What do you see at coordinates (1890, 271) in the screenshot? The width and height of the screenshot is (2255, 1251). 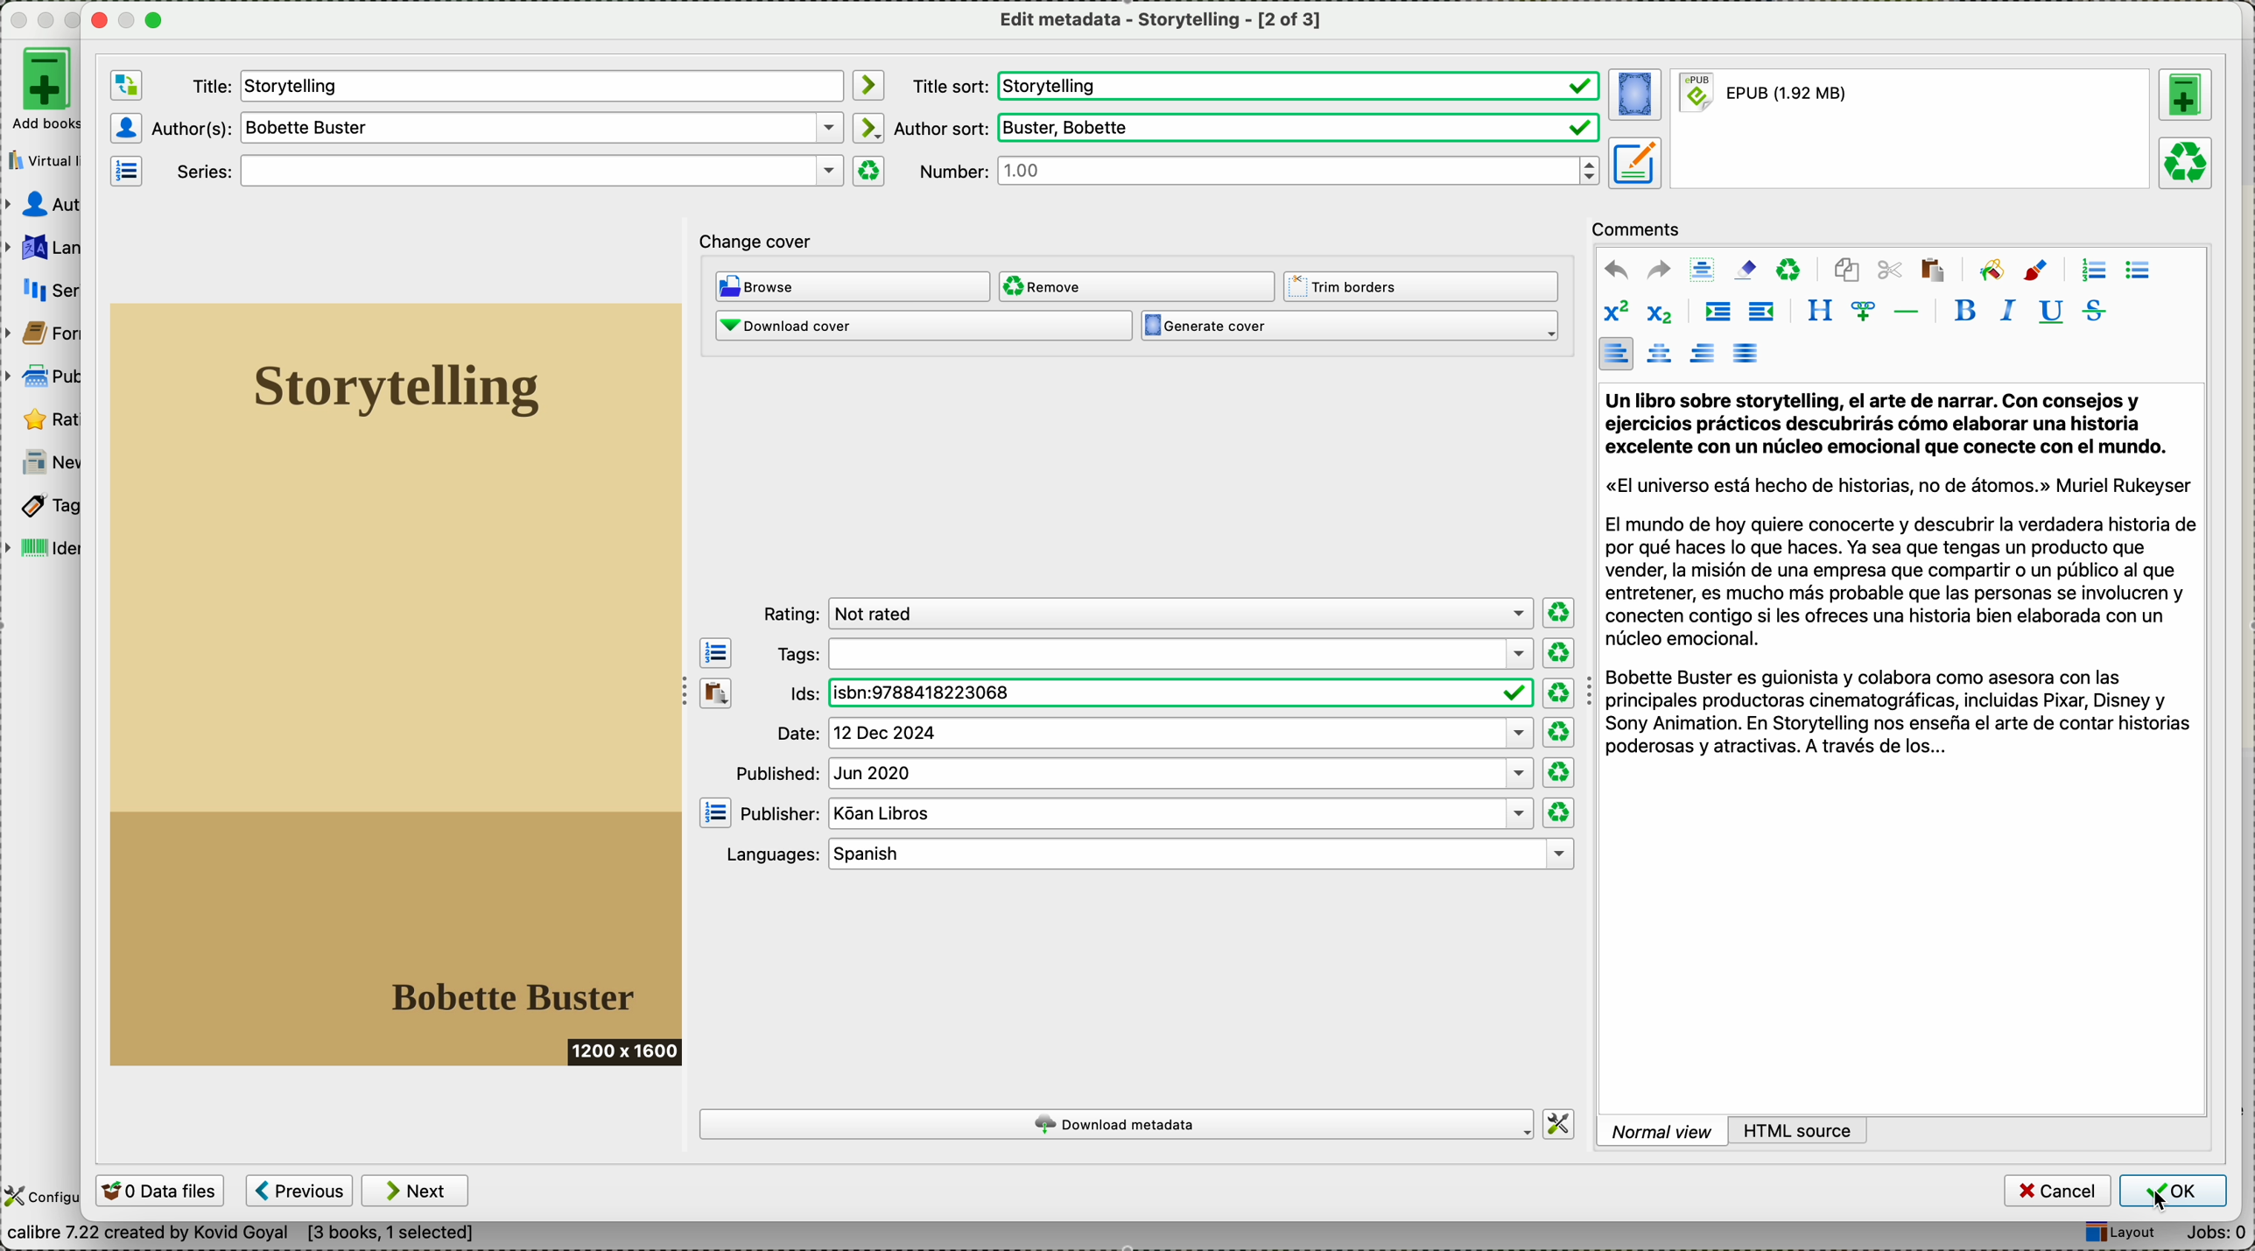 I see `cut` at bounding box center [1890, 271].